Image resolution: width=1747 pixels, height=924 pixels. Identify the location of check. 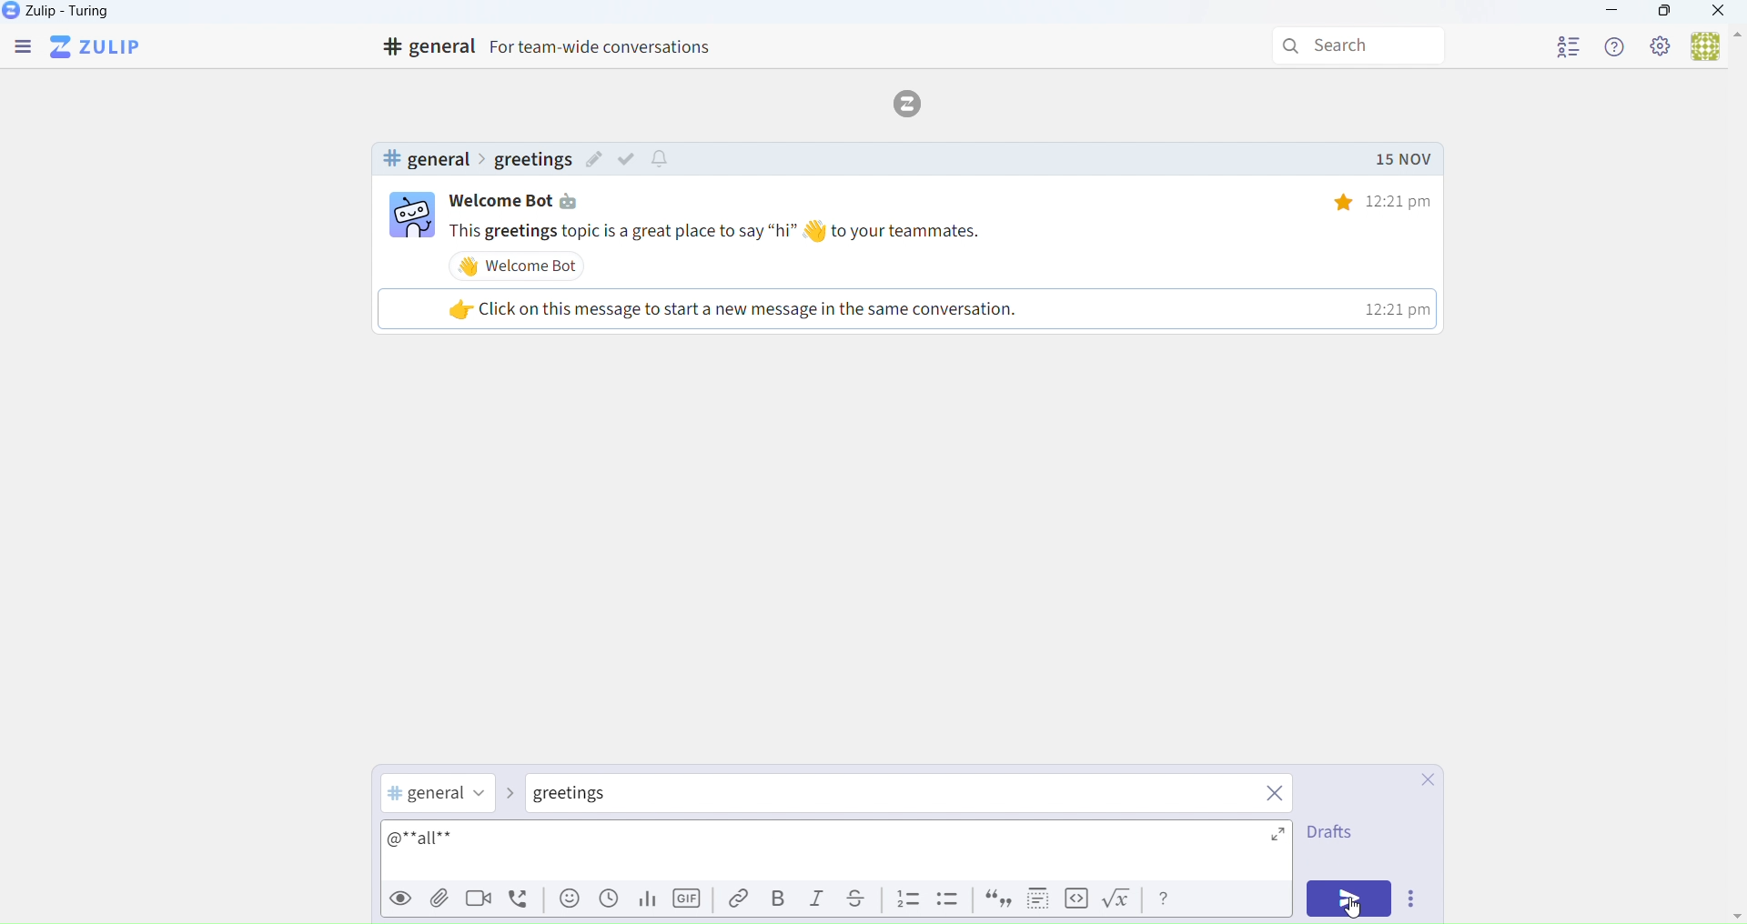
(631, 158).